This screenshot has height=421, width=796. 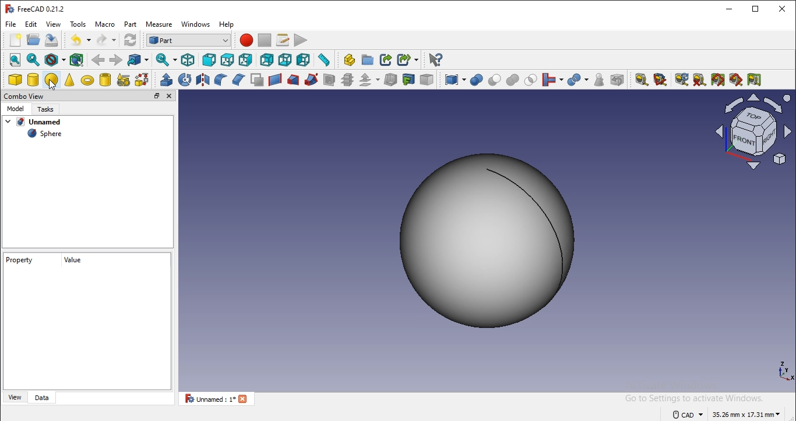 What do you see at coordinates (727, 9) in the screenshot?
I see `minimize` at bounding box center [727, 9].